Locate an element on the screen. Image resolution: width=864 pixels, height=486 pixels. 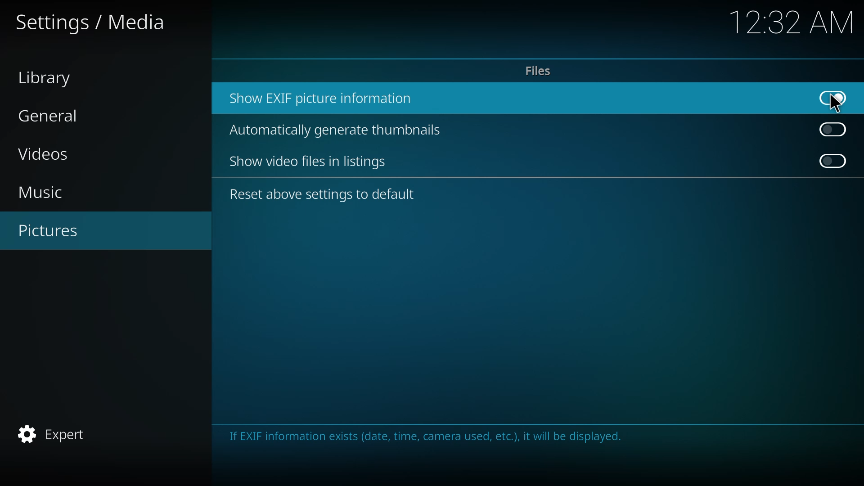
library is located at coordinates (50, 77).